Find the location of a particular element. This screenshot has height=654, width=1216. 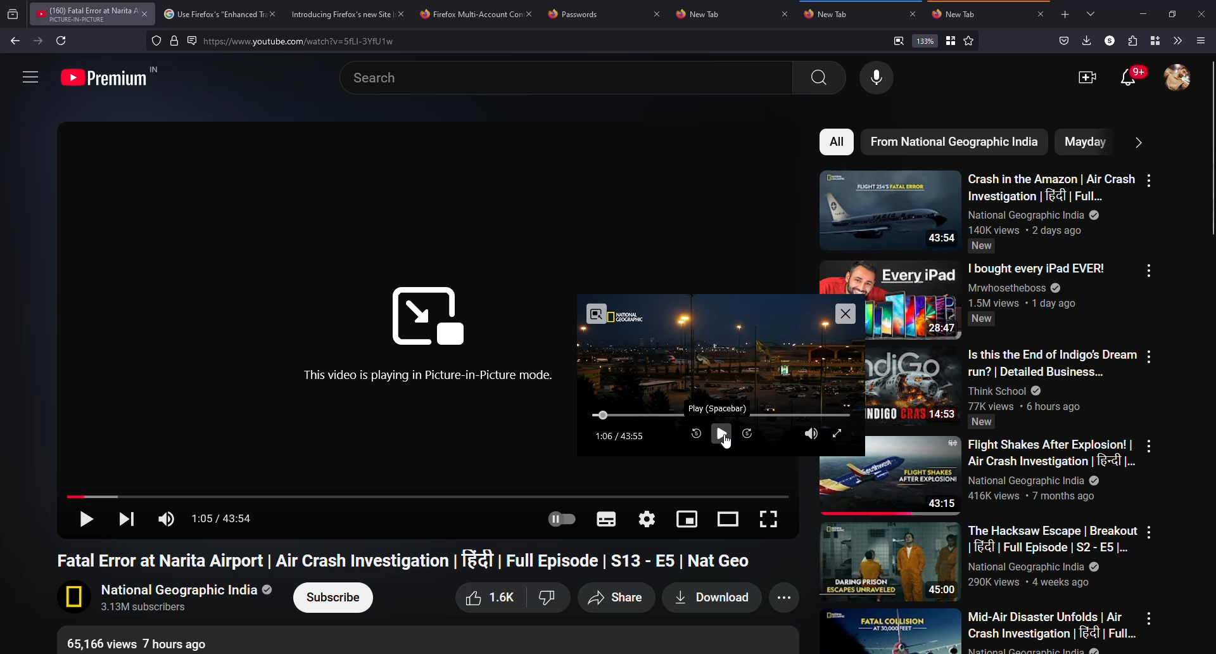

video text description is located at coordinates (1036, 285).